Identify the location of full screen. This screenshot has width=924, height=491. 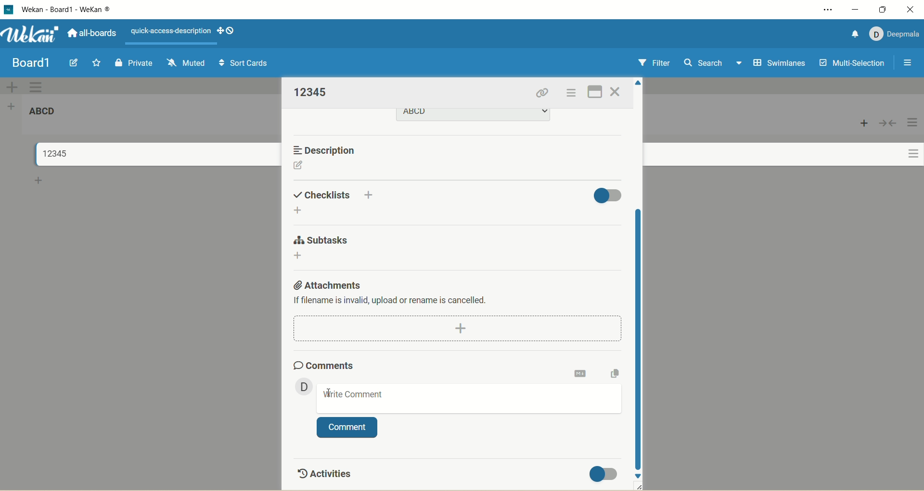
(596, 90).